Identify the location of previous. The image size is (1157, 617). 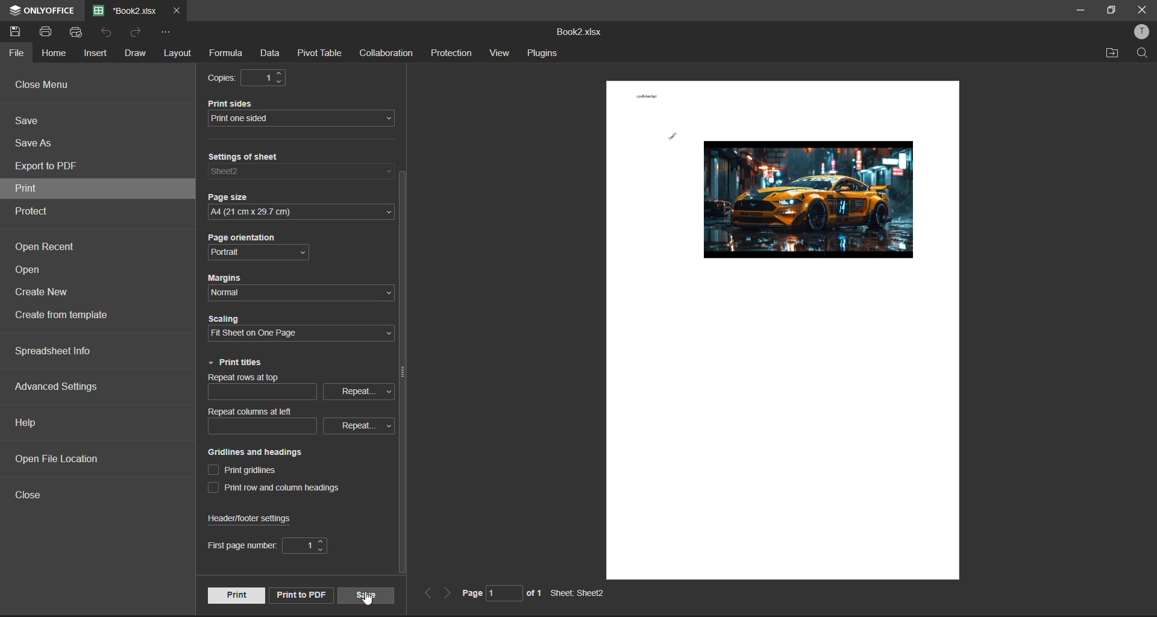
(428, 594).